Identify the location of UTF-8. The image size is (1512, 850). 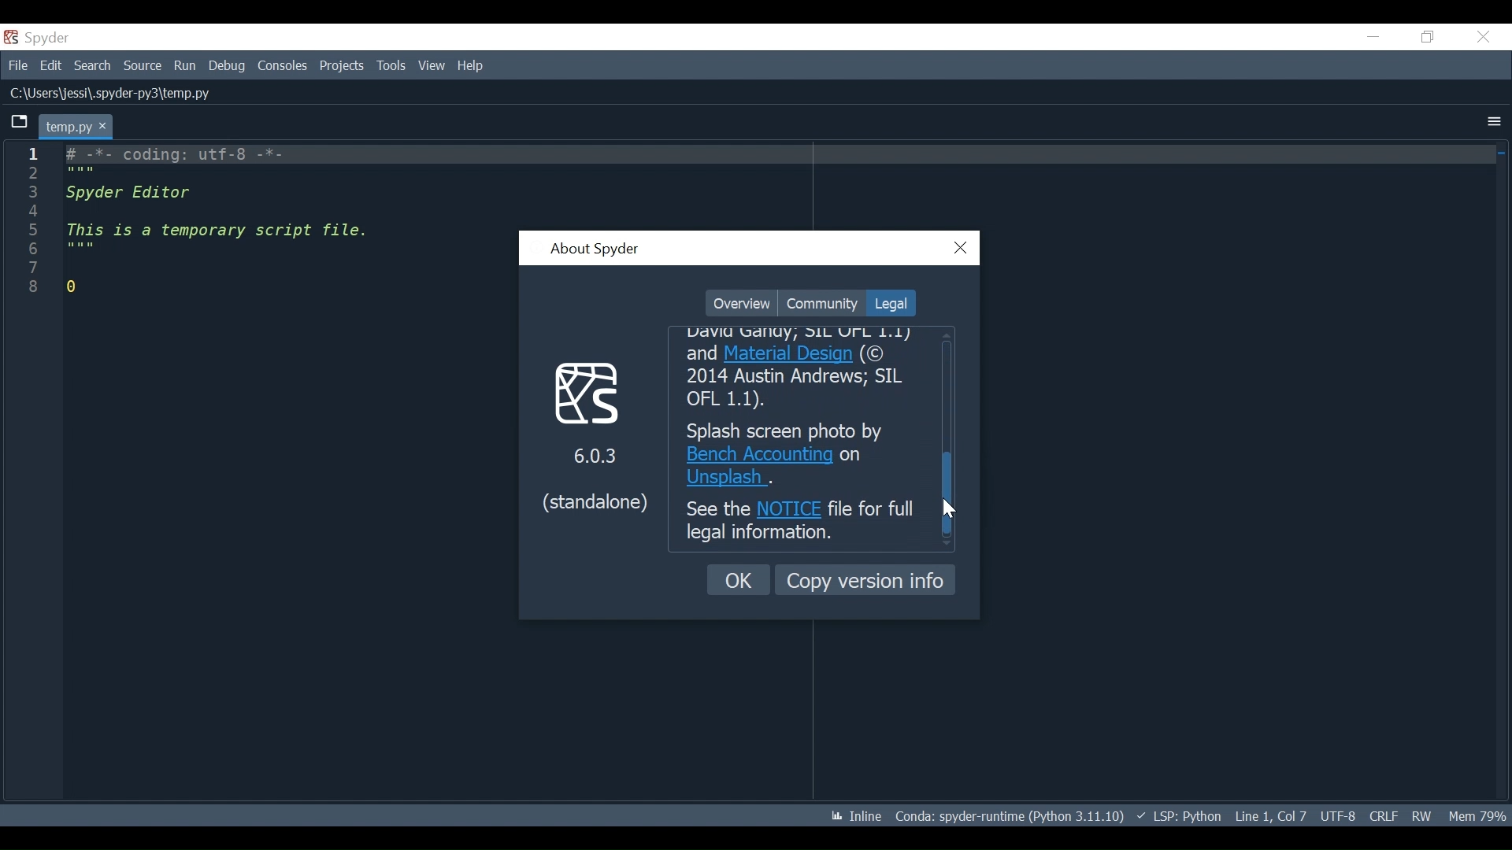
(1340, 815).